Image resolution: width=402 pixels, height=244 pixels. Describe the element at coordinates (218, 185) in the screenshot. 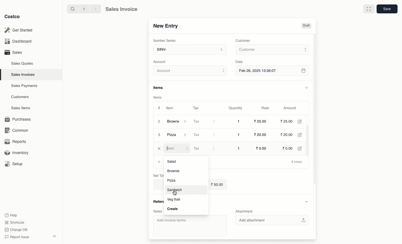

I see `50.00` at that location.